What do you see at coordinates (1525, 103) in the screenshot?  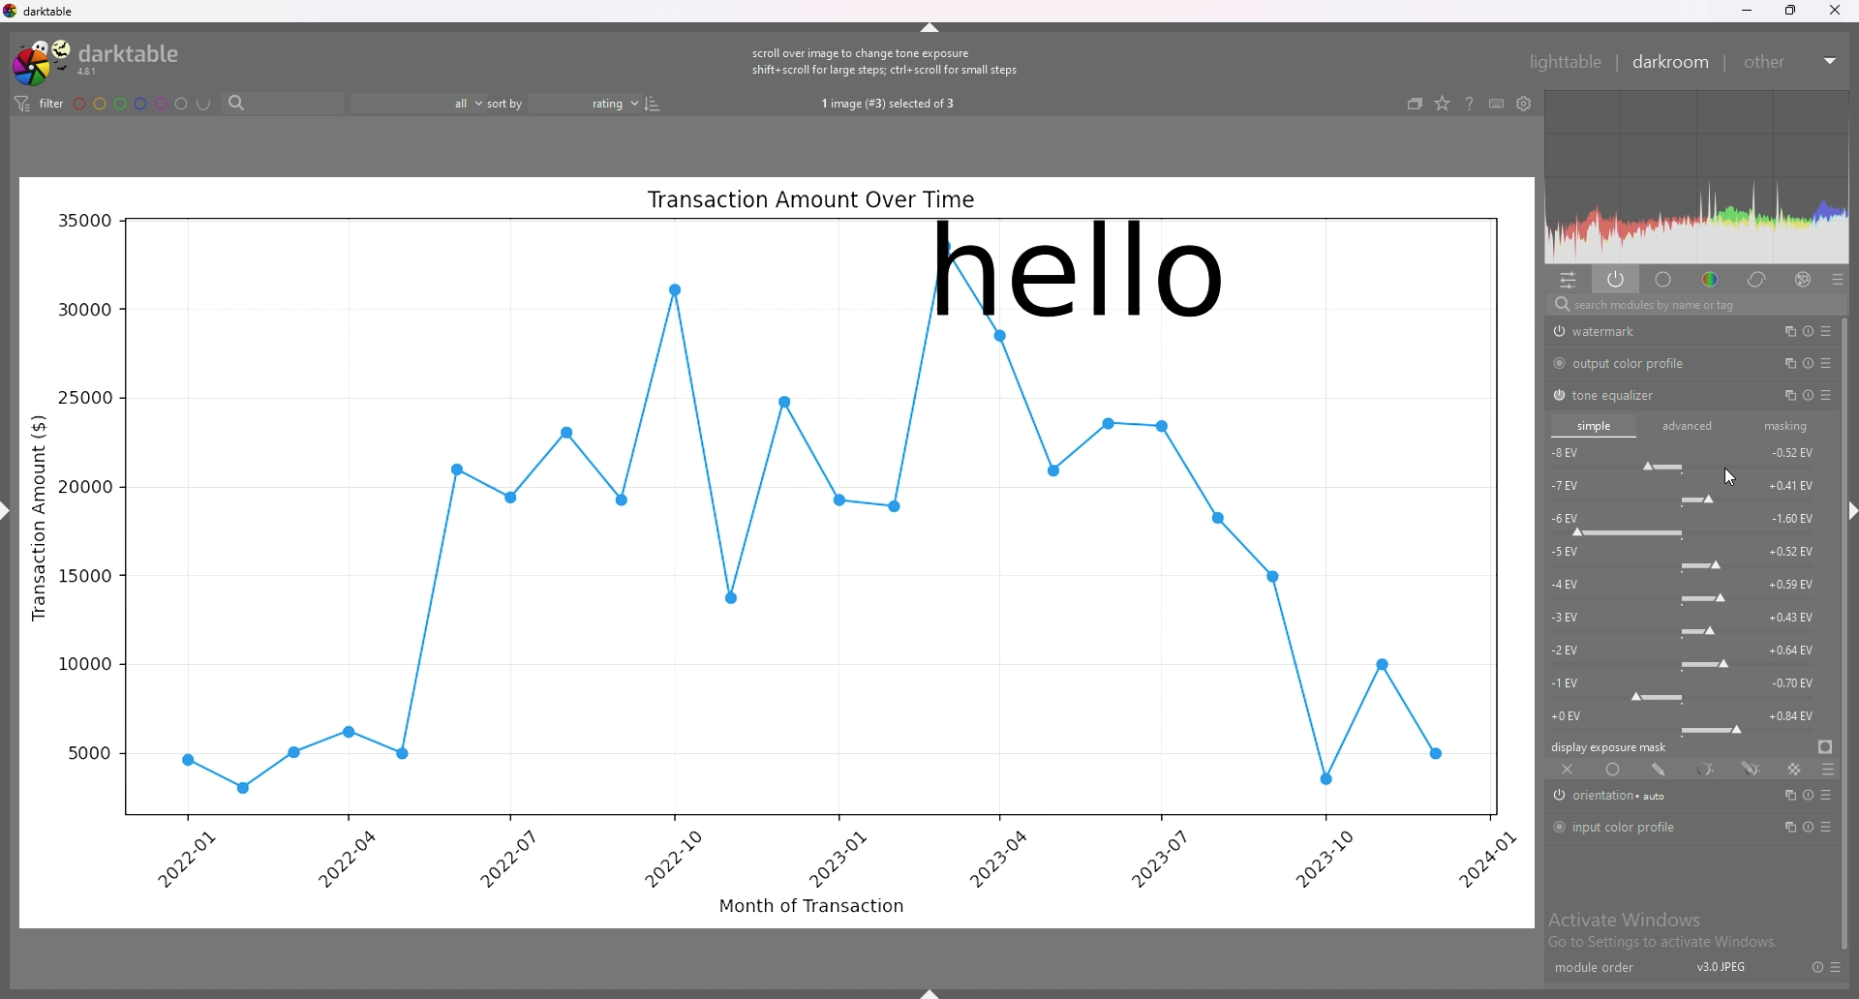 I see `show global preferences` at bounding box center [1525, 103].